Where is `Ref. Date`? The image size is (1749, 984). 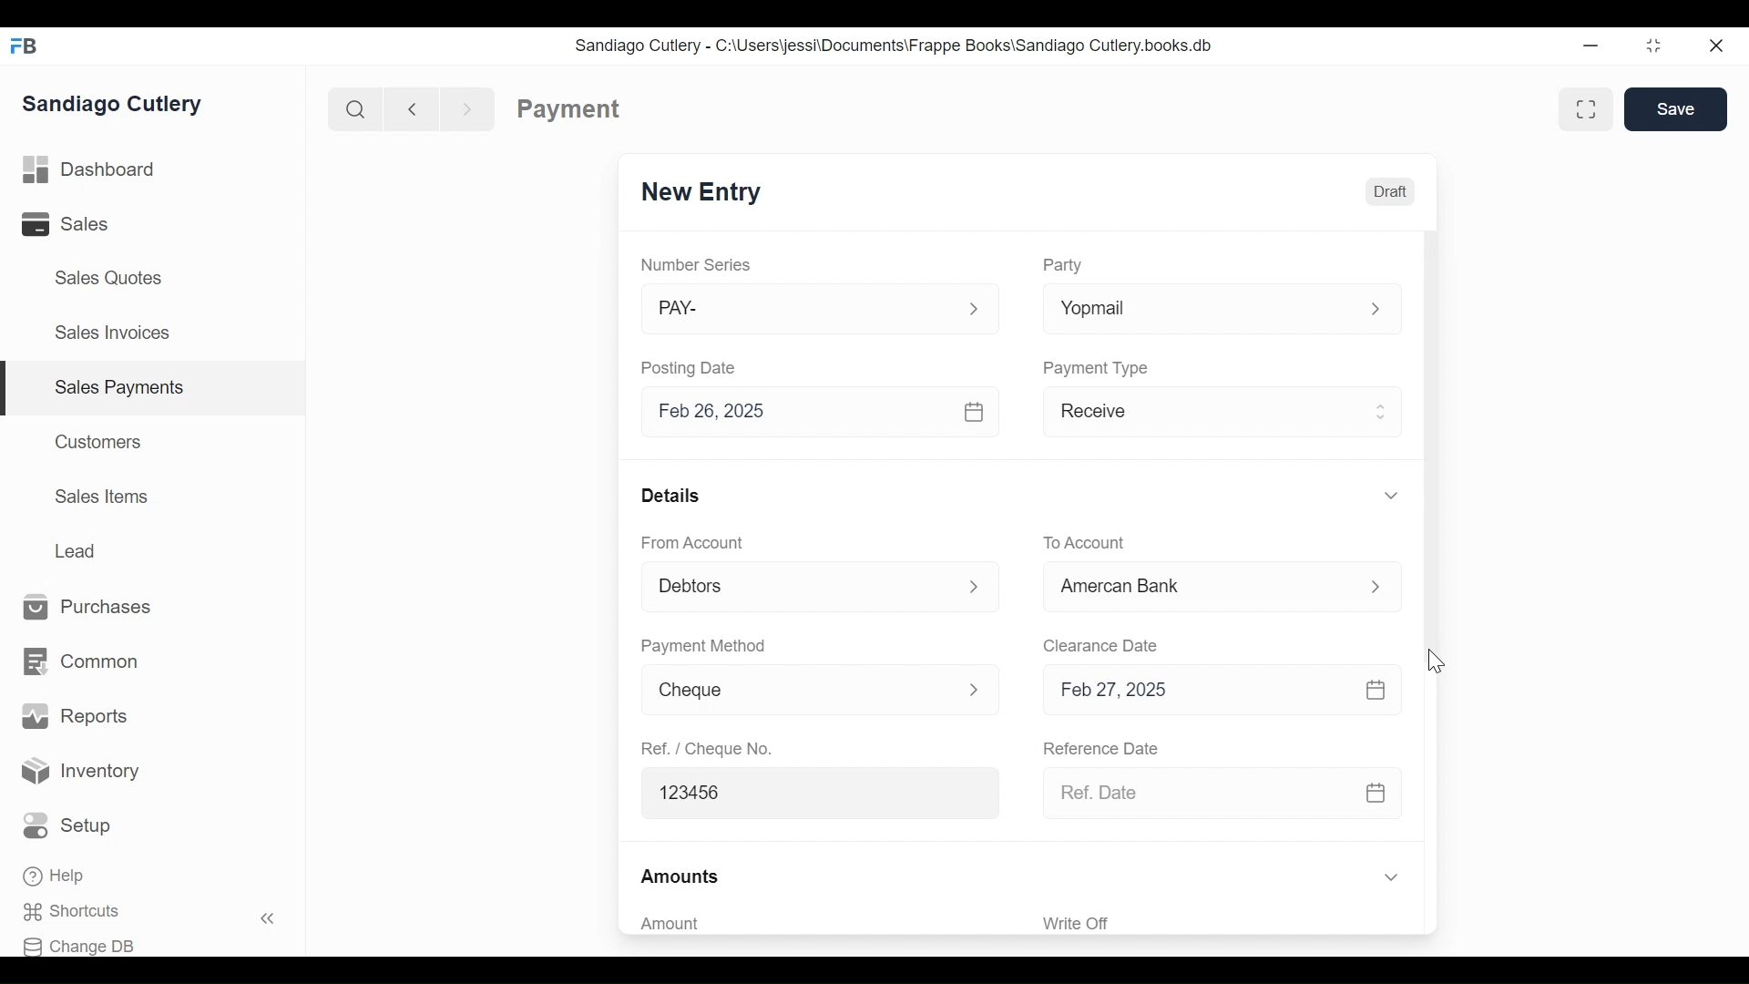
Ref. Date is located at coordinates (1197, 793).